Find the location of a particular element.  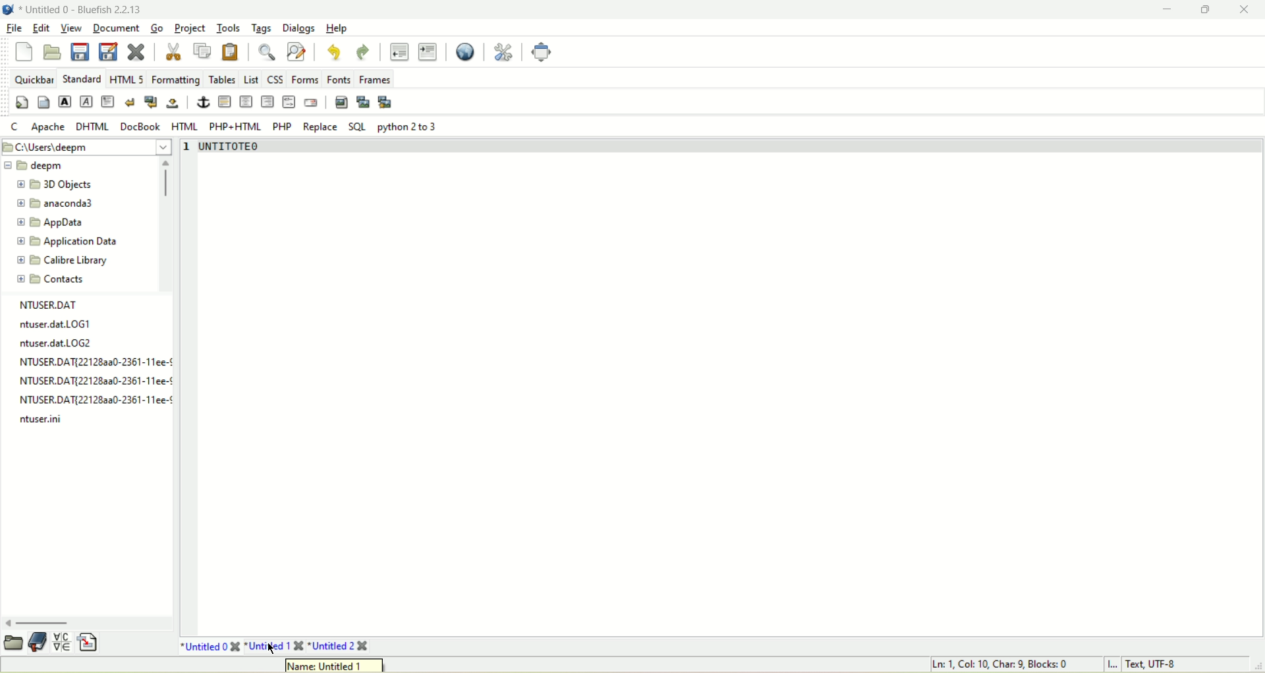

edit is located at coordinates (40, 28).